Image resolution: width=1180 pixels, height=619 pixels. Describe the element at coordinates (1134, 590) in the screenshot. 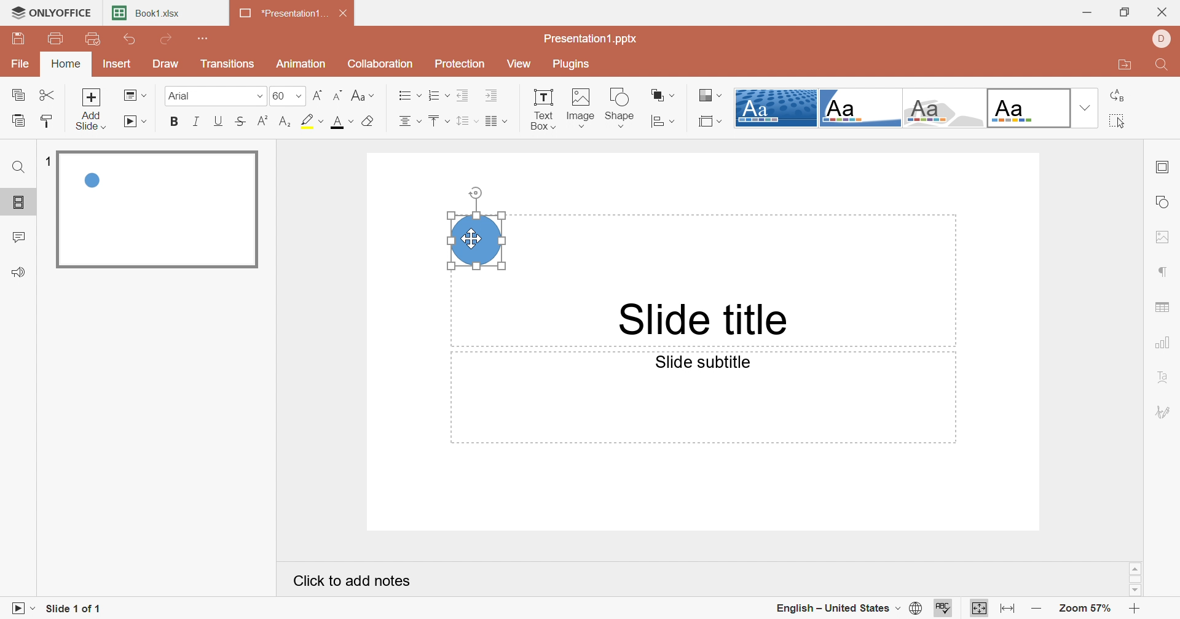

I see `Scroll down` at that location.